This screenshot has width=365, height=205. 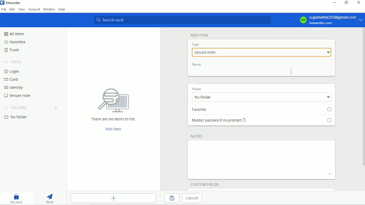 What do you see at coordinates (21, 9) in the screenshot?
I see `View` at bounding box center [21, 9].